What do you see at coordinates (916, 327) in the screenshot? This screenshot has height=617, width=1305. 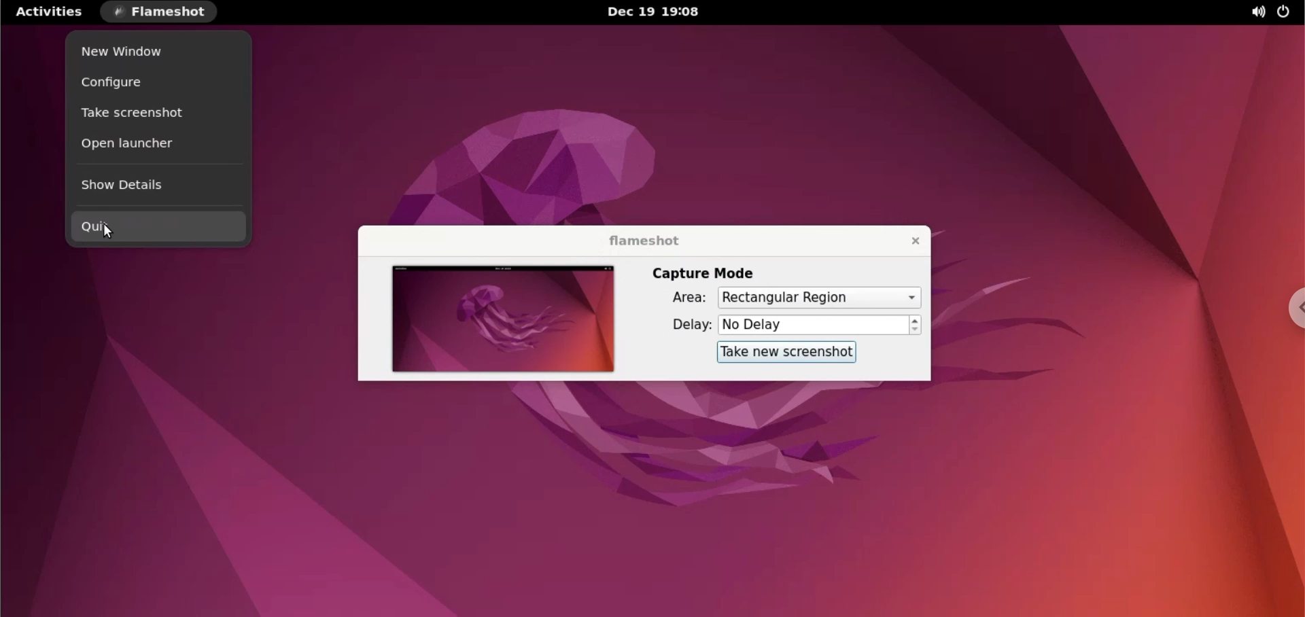 I see `increment and decrement delay` at bounding box center [916, 327].